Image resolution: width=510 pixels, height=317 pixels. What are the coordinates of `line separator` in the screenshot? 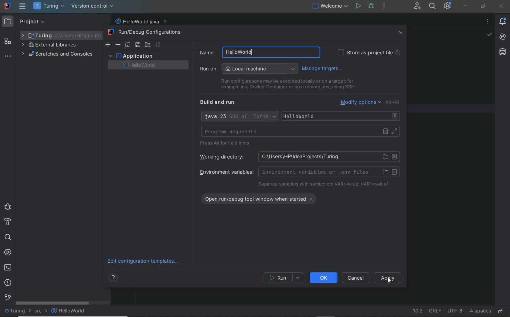 It's located at (435, 311).